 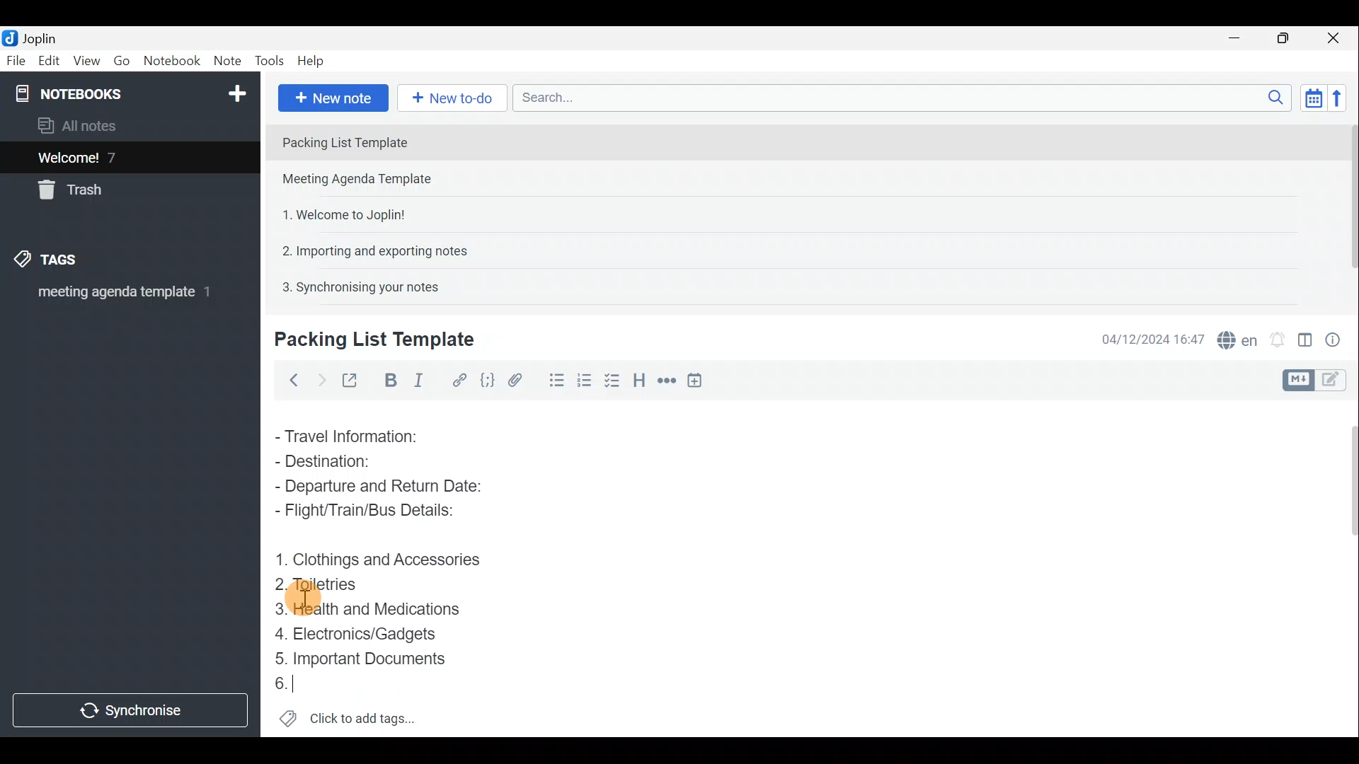 What do you see at coordinates (380, 488) in the screenshot?
I see `Departure and Return Date:` at bounding box center [380, 488].